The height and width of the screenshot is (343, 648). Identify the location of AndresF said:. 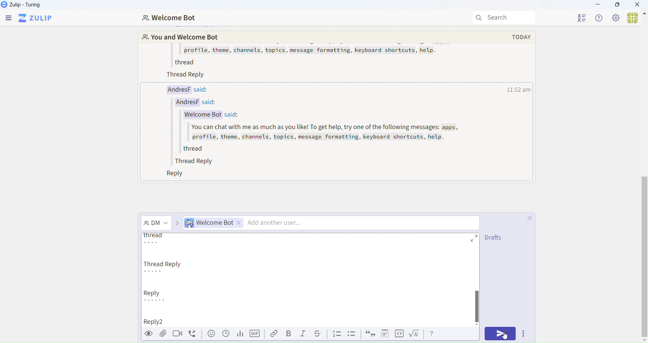
(201, 103).